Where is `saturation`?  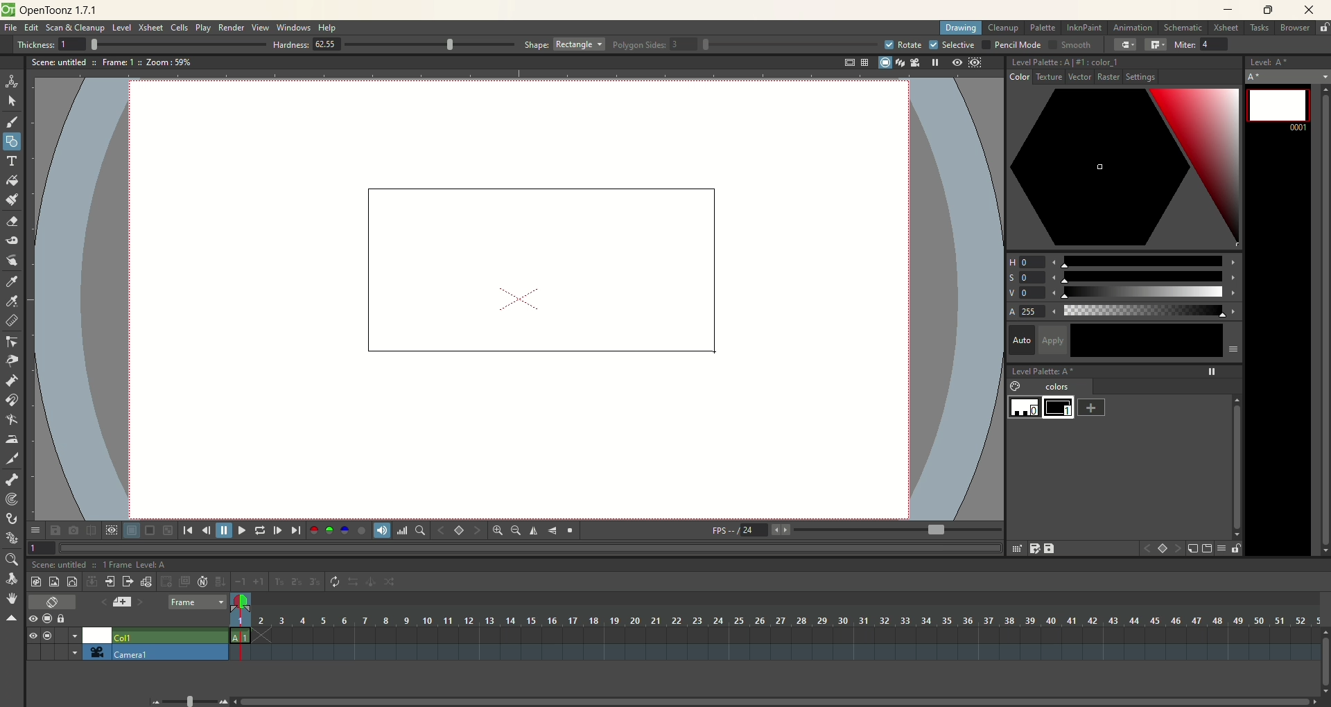 saturation is located at coordinates (1123, 277).